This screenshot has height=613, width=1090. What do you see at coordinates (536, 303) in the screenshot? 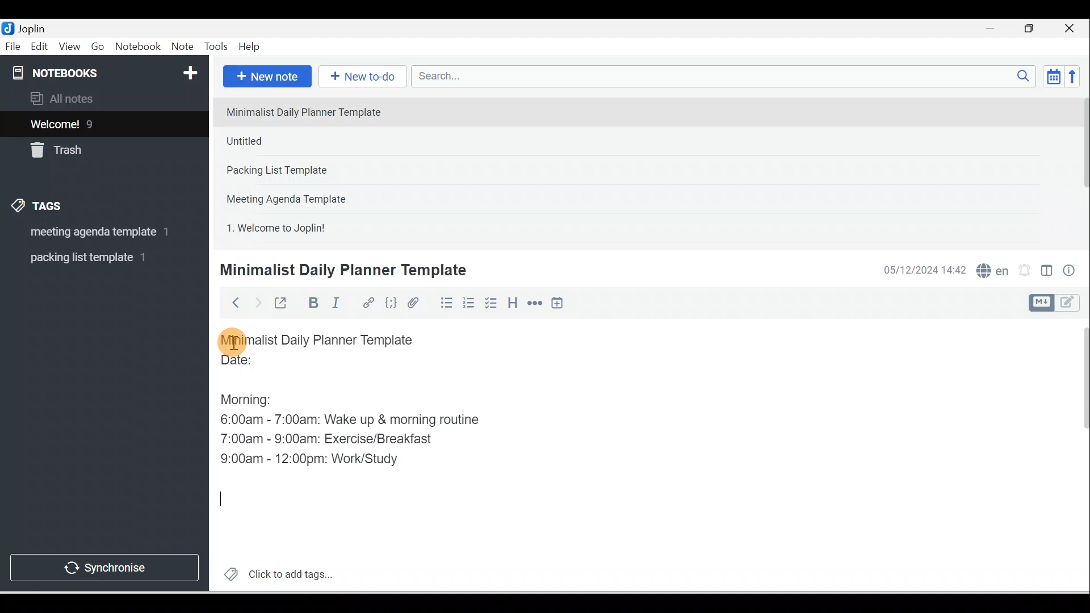
I see `Horizontal rule` at bounding box center [536, 303].